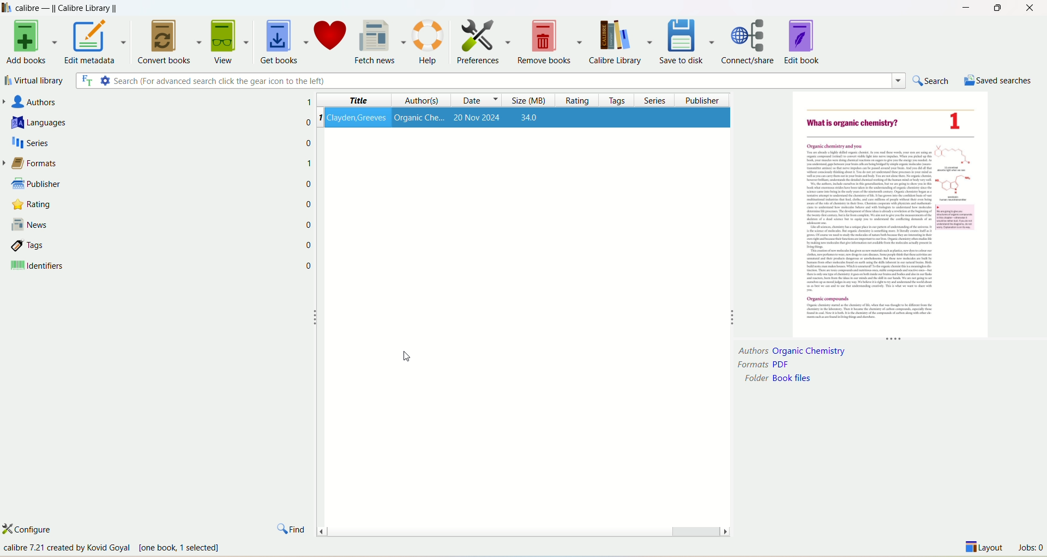 The image size is (1047, 557). I want to click on date, so click(469, 101).